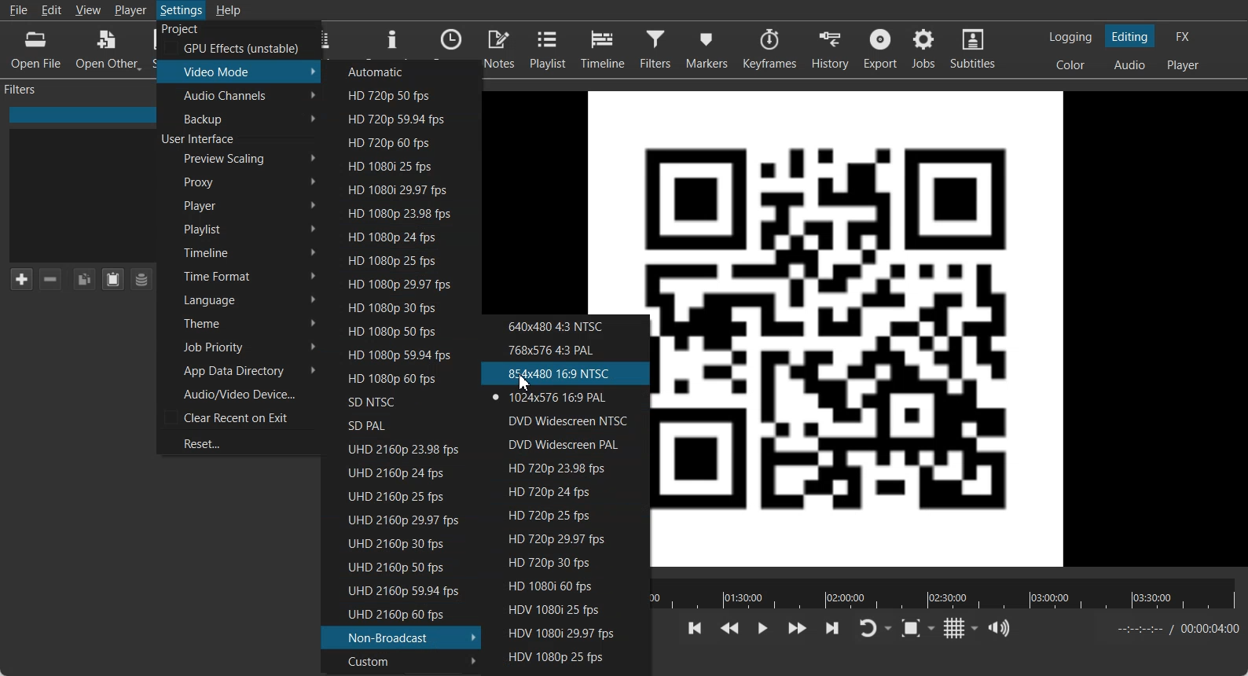 The image size is (1248, 676). Describe the element at coordinates (570, 515) in the screenshot. I see `HD 720p 25 fps` at that location.